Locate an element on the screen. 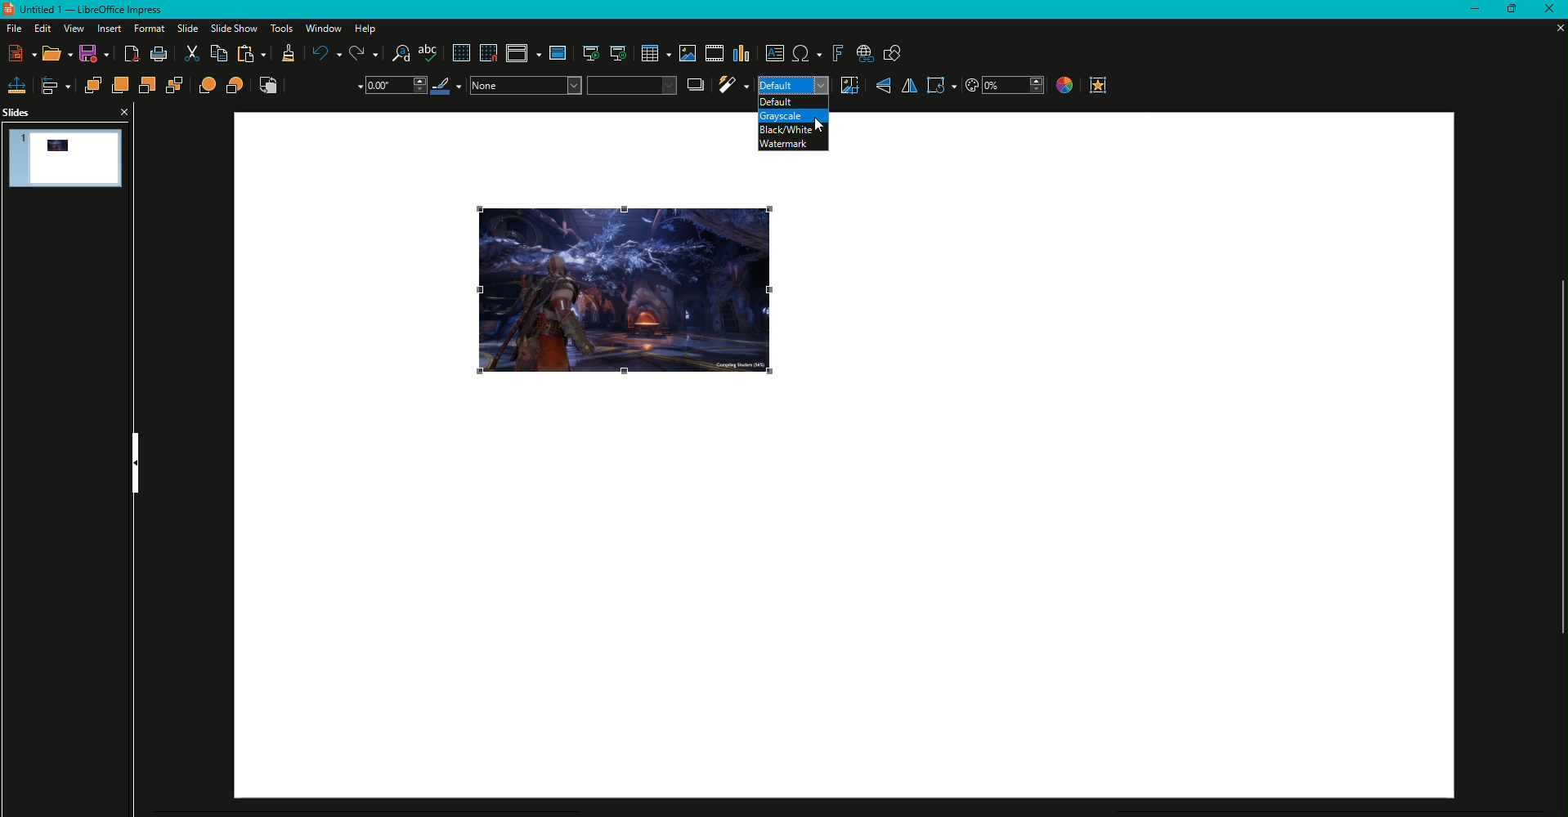  Insert is located at coordinates (106, 29).